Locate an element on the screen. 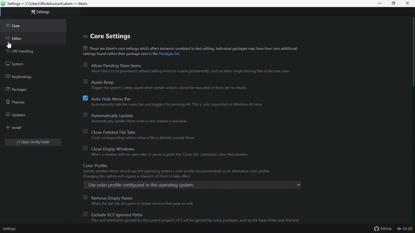 Image resolution: width=415 pixels, height=233 pixels. Key winding is located at coordinates (23, 78).